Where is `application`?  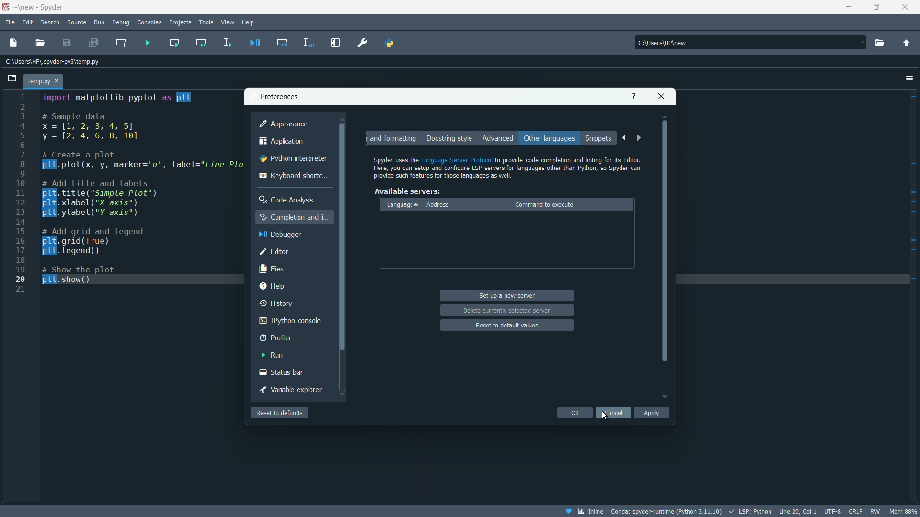 application is located at coordinates (282, 141).